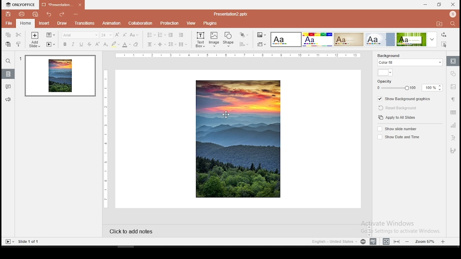 Image resolution: width=461 pixels, height=259 pixels. Describe the element at coordinates (453, 24) in the screenshot. I see `find` at that location.